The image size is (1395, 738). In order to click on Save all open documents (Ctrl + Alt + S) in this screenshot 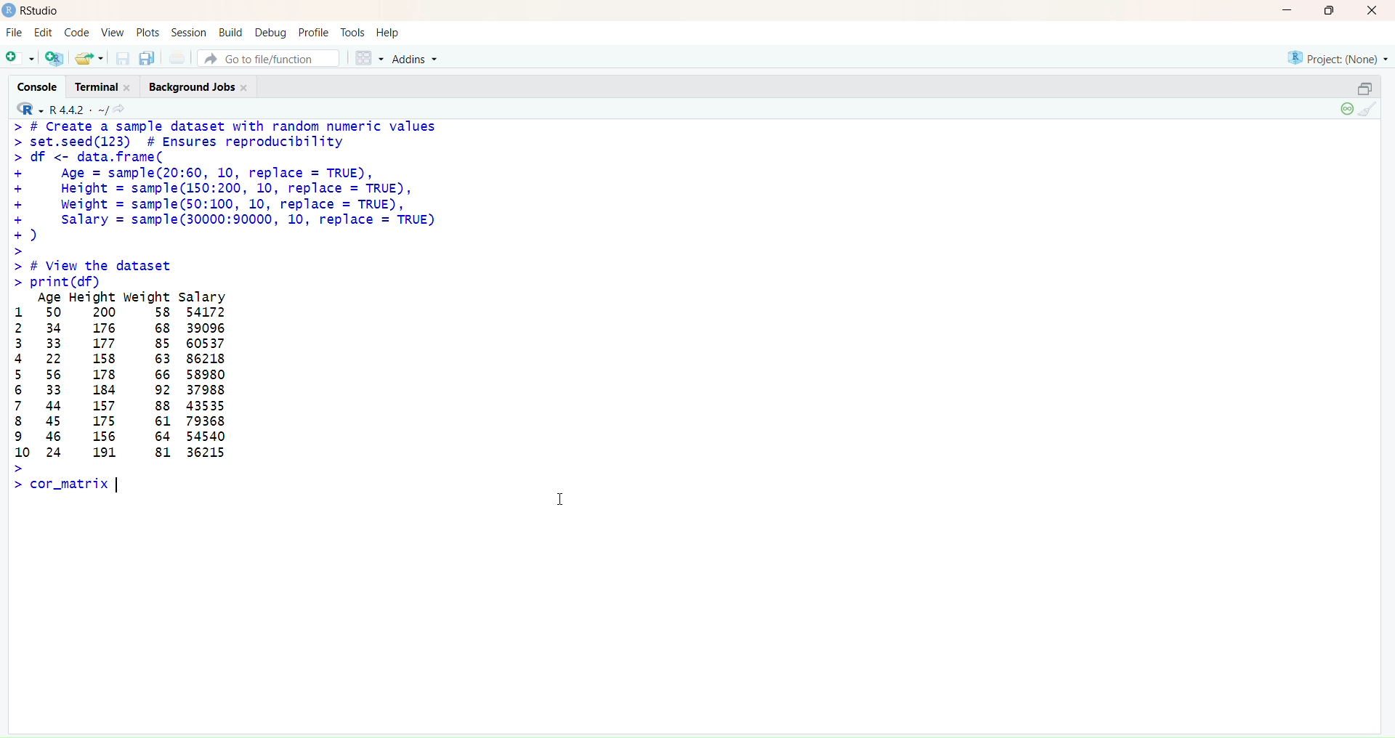, I will do `click(147, 57)`.